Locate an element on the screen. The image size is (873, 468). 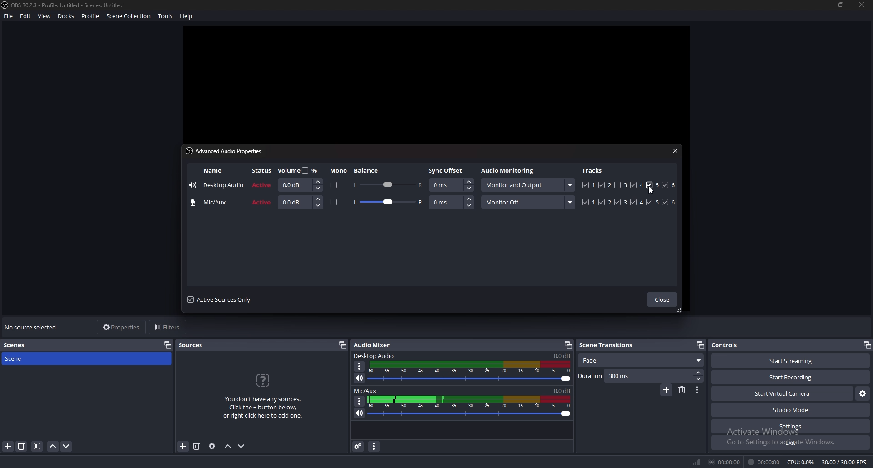
volume is located at coordinates (300, 170).